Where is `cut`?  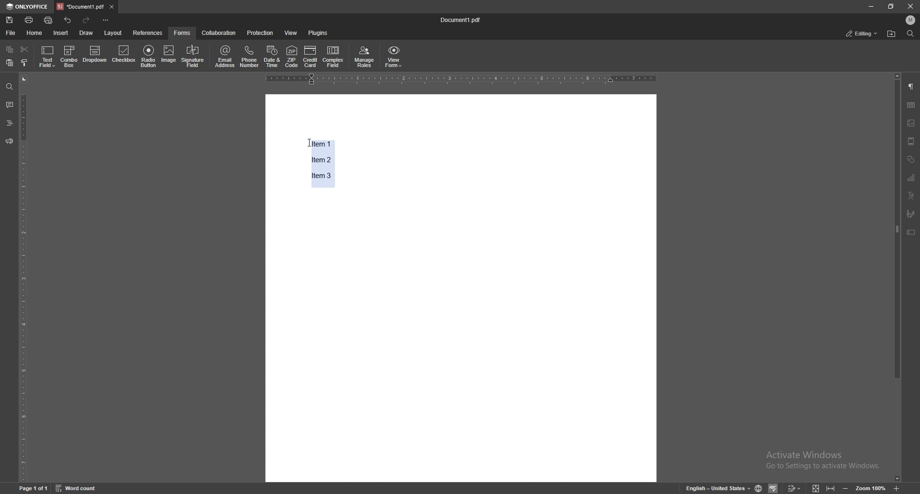 cut is located at coordinates (25, 50).